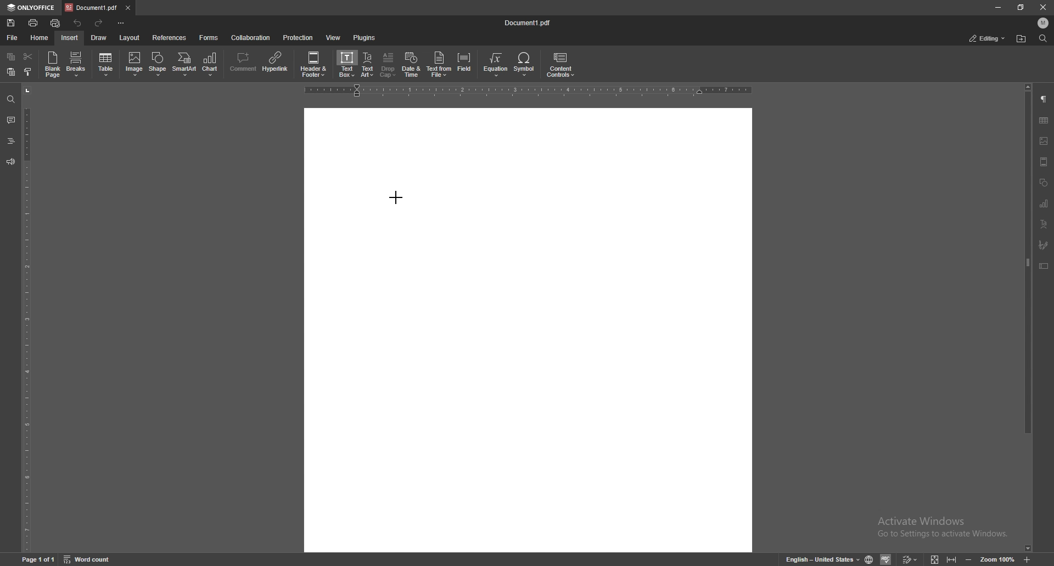 Image resolution: width=1054 pixels, height=566 pixels. I want to click on close tab, so click(127, 7).